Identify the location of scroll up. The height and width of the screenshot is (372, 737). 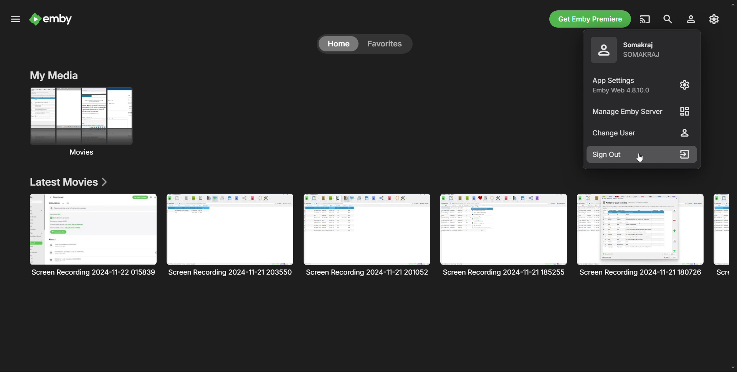
(732, 4).